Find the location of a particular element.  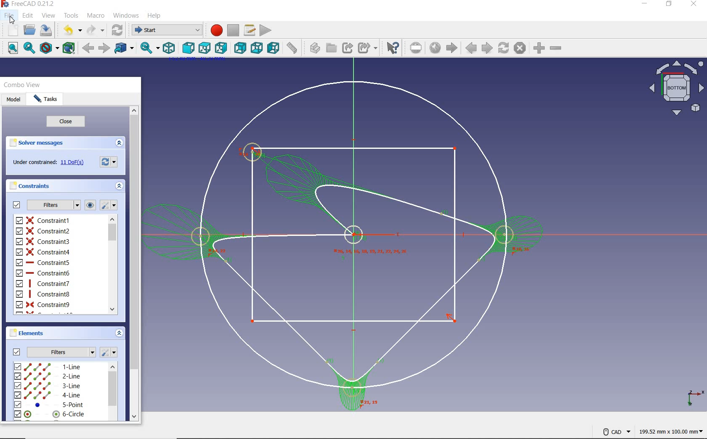

bottom is located at coordinates (258, 49).